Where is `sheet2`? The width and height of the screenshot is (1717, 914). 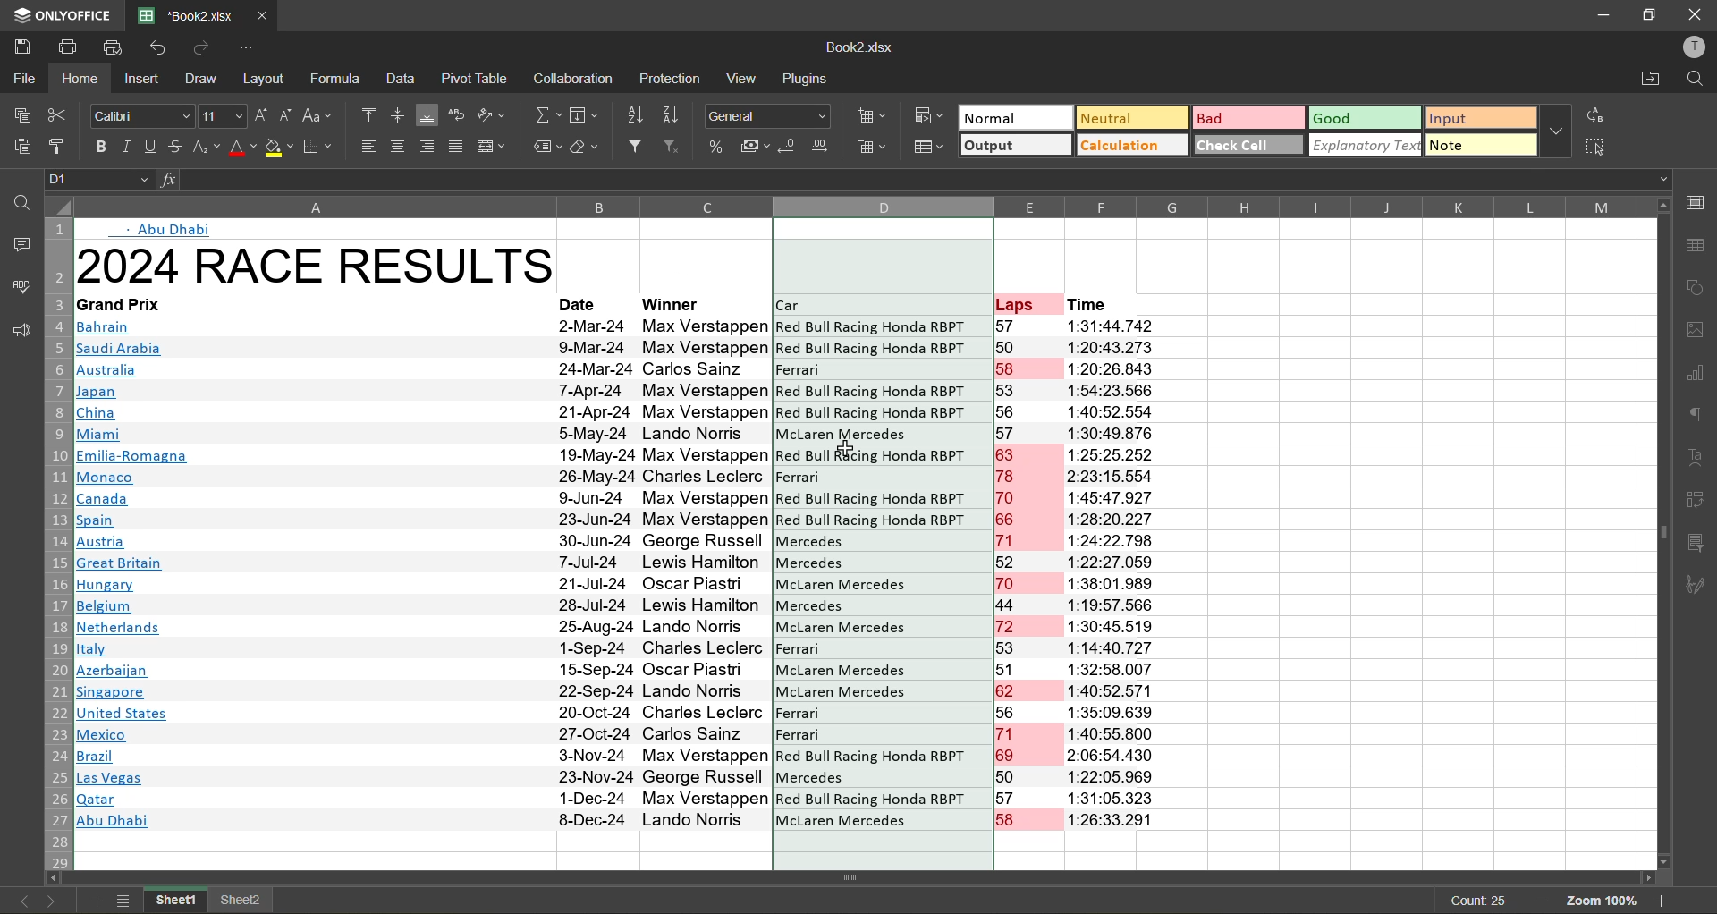
sheet2 is located at coordinates (241, 901).